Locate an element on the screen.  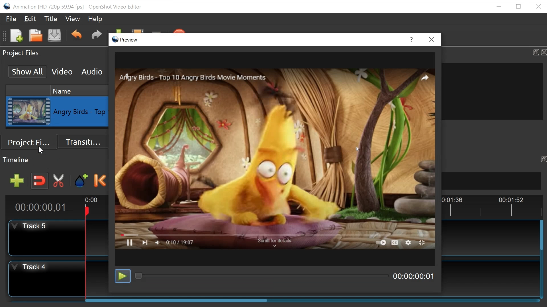
Help is located at coordinates (94, 19).